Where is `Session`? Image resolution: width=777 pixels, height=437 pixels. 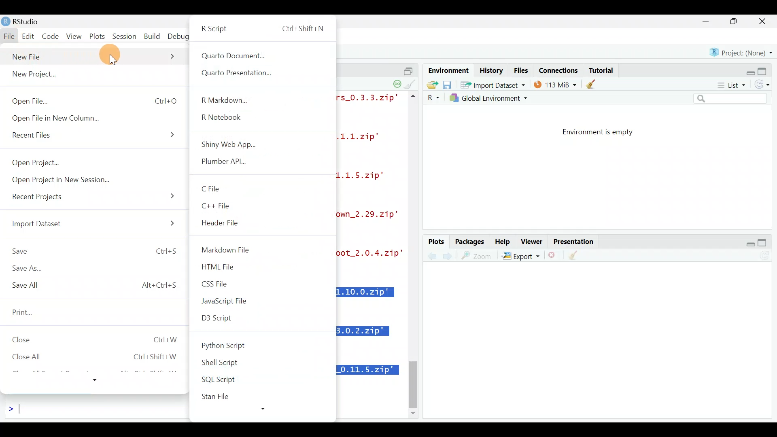 Session is located at coordinates (126, 36).